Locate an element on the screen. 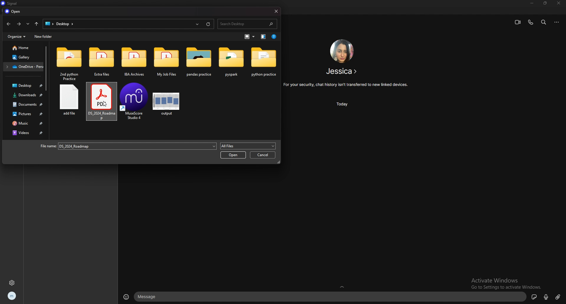 This screenshot has height=304, width=566. options is located at coordinates (557, 22).